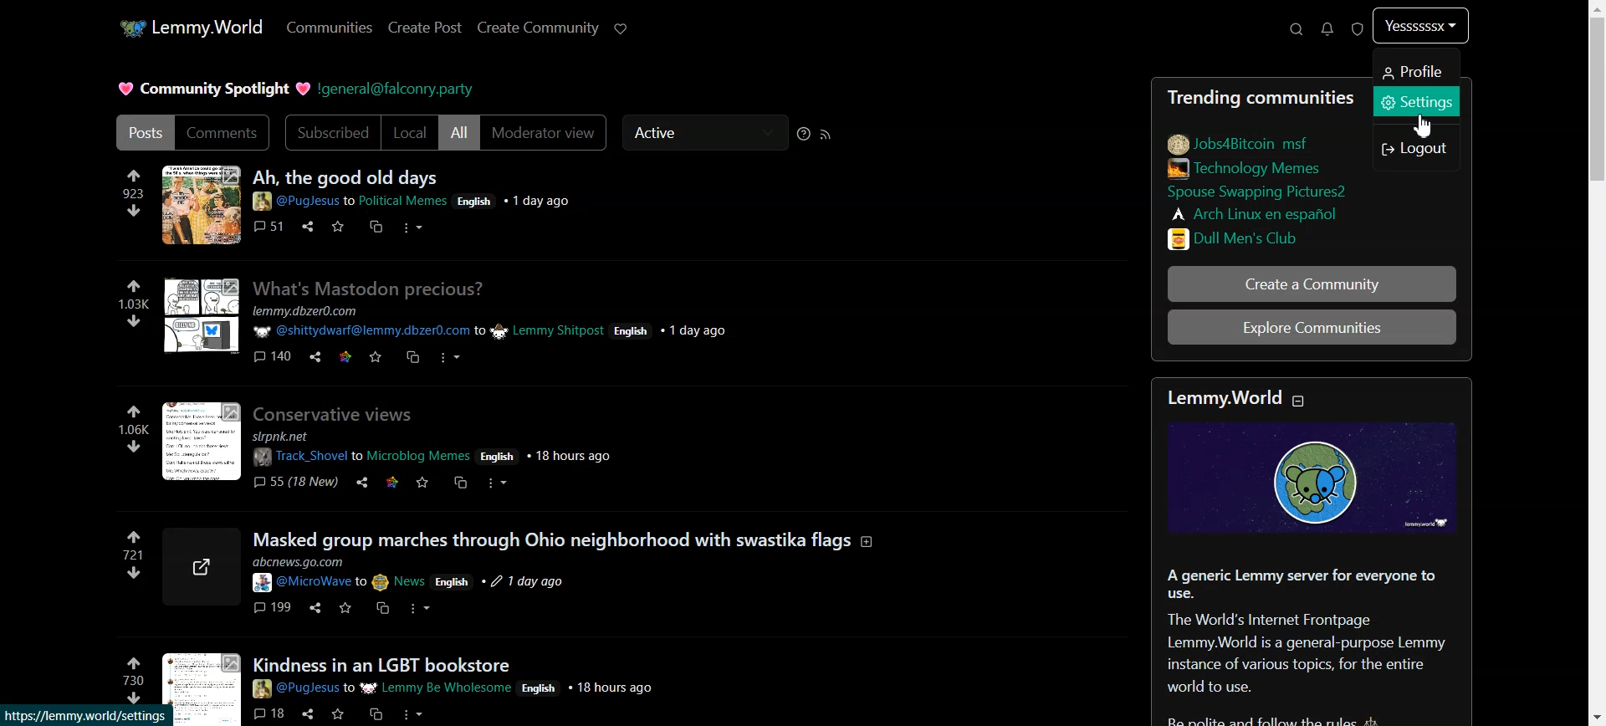 The image size is (1606, 726). Describe the element at coordinates (198, 689) in the screenshot. I see `image` at that location.